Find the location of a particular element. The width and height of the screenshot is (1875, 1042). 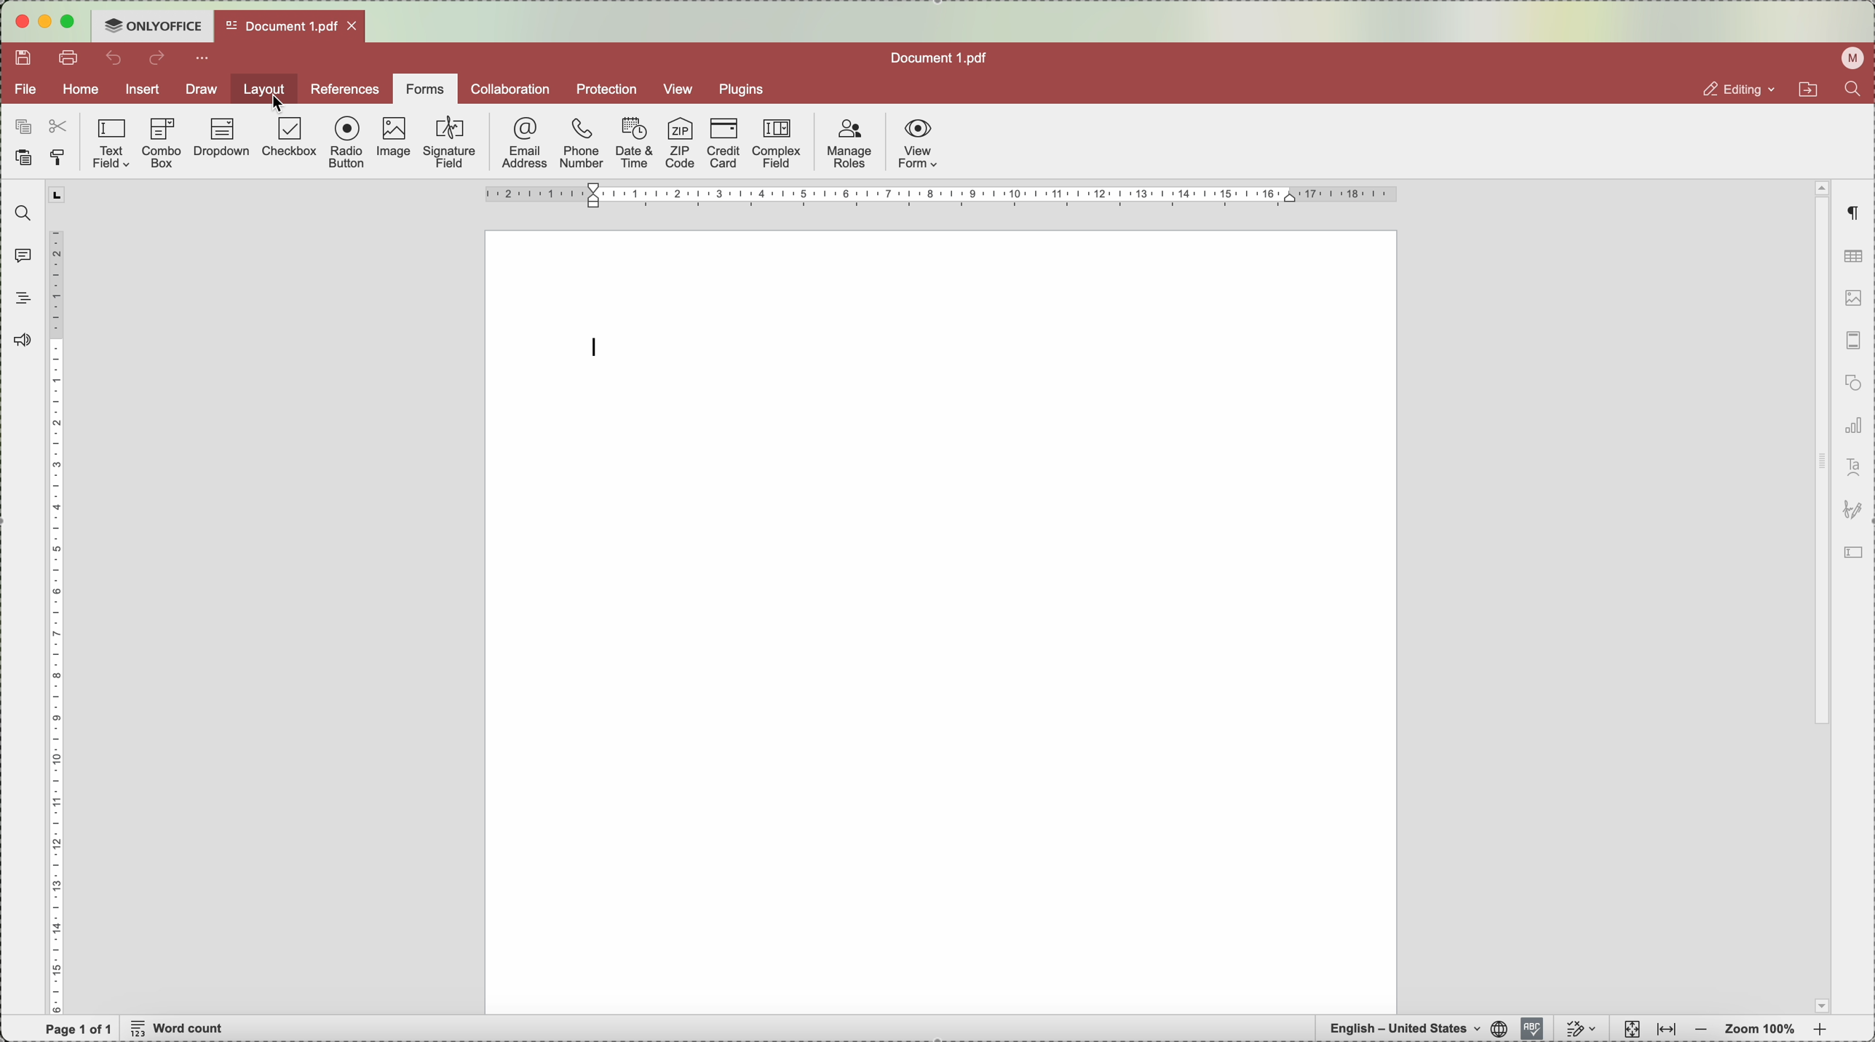

text field is located at coordinates (114, 146).